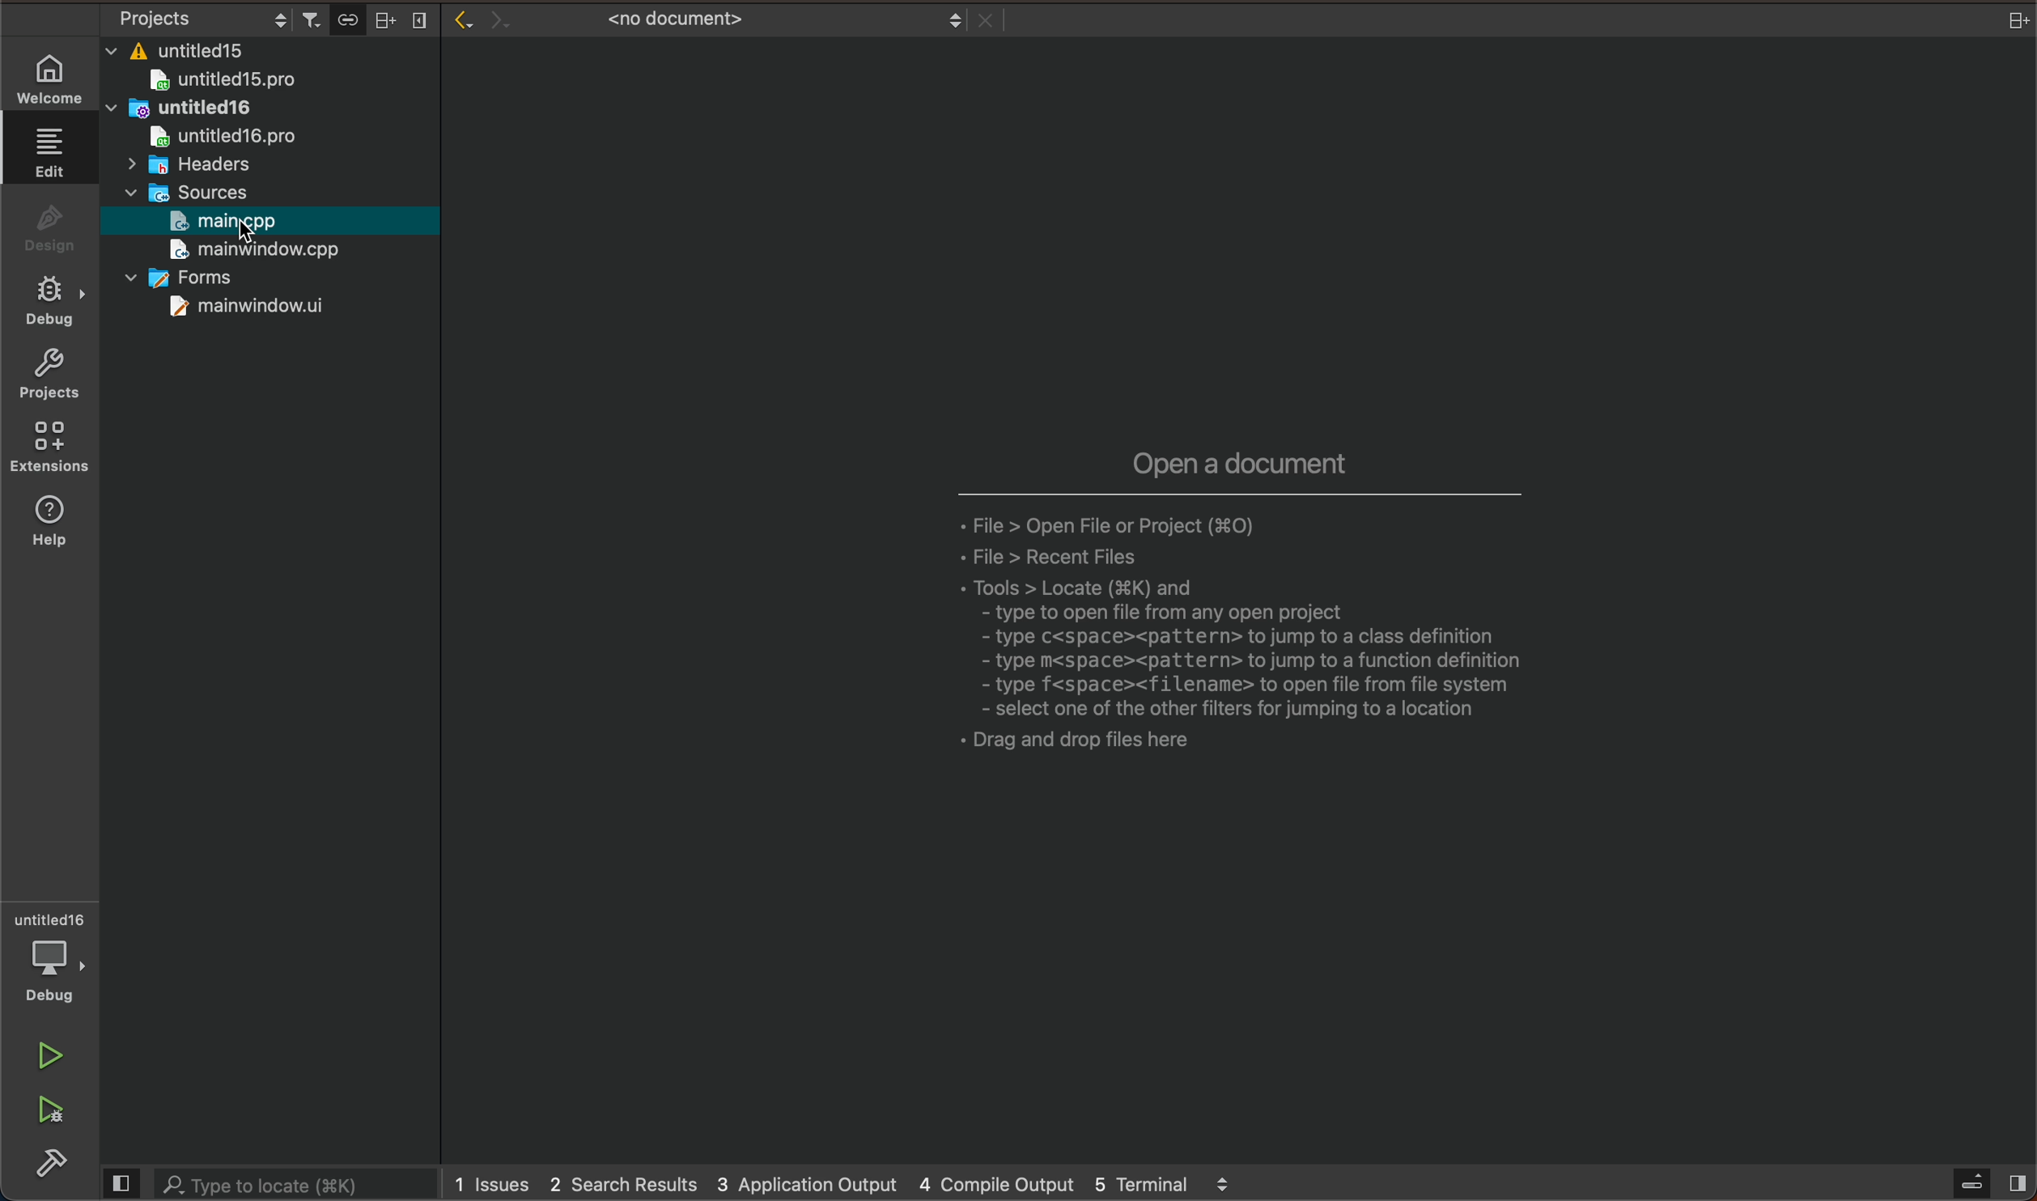 Image resolution: width=2037 pixels, height=1201 pixels. What do you see at coordinates (41, 1162) in the screenshot?
I see `build` at bounding box center [41, 1162].